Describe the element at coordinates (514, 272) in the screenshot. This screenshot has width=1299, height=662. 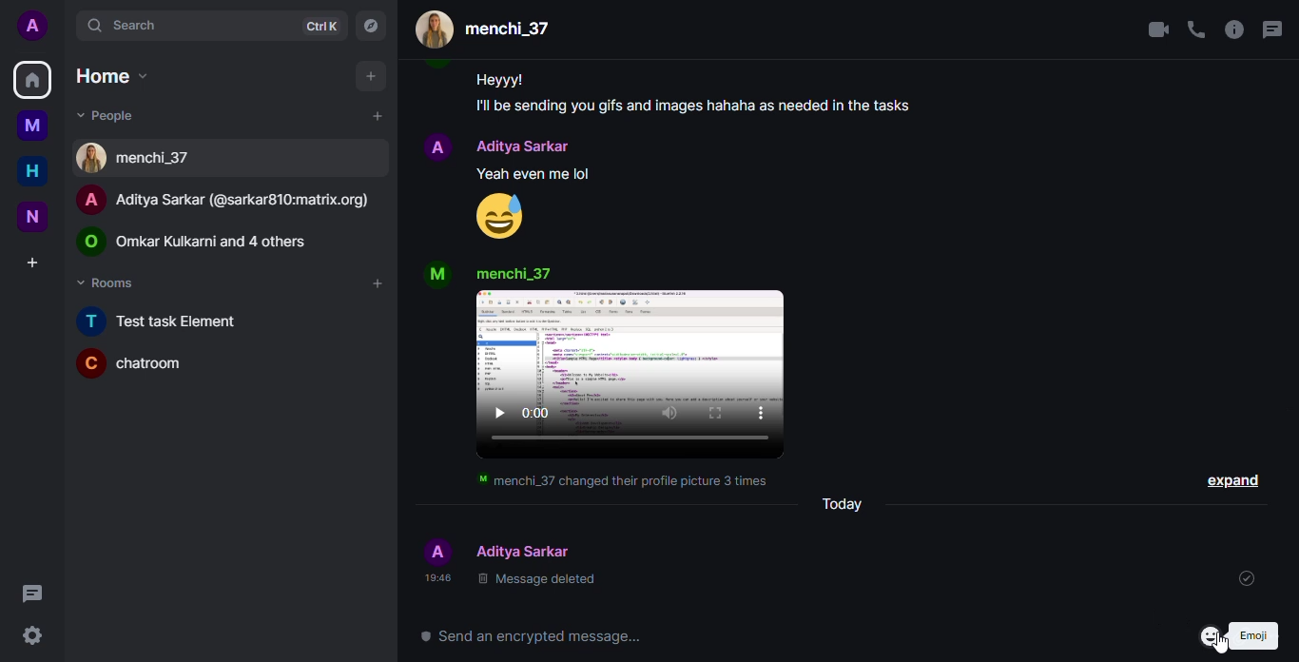
I see `people` at that location.